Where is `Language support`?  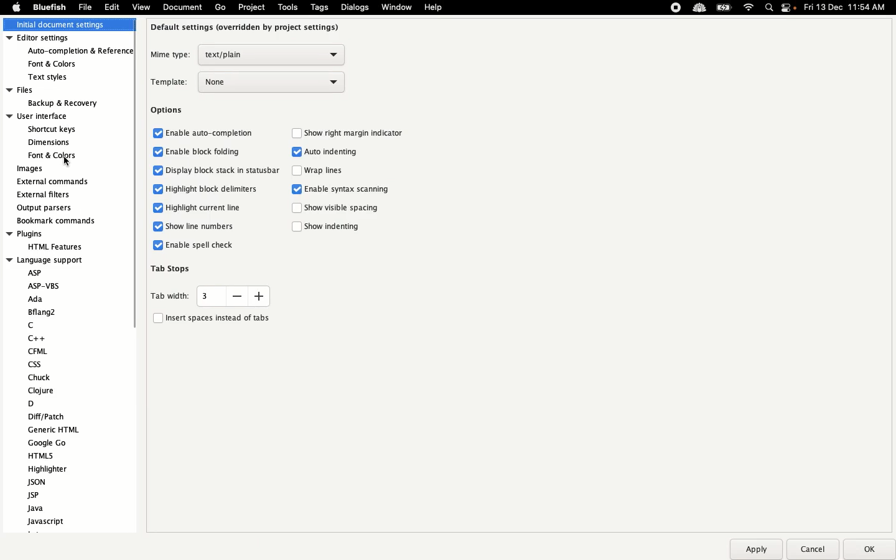 Language support is located at coordinates (60, 397).